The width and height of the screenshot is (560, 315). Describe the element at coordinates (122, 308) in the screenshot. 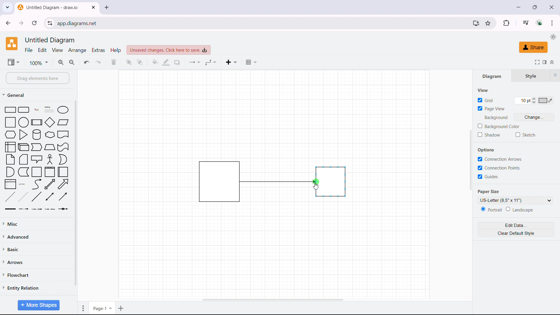

I see `add page` at that location.